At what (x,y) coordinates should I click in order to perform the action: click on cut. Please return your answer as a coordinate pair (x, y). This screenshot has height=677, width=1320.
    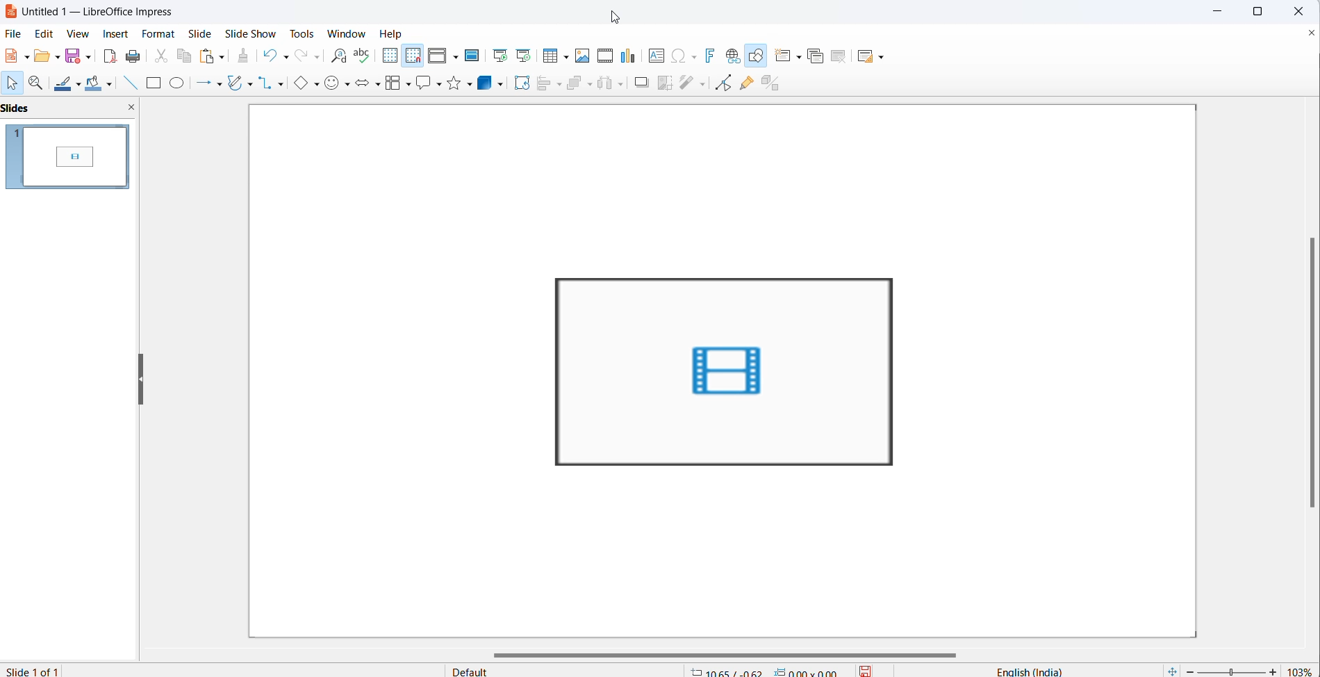
    Looking at the image, I should click on (158, 56).